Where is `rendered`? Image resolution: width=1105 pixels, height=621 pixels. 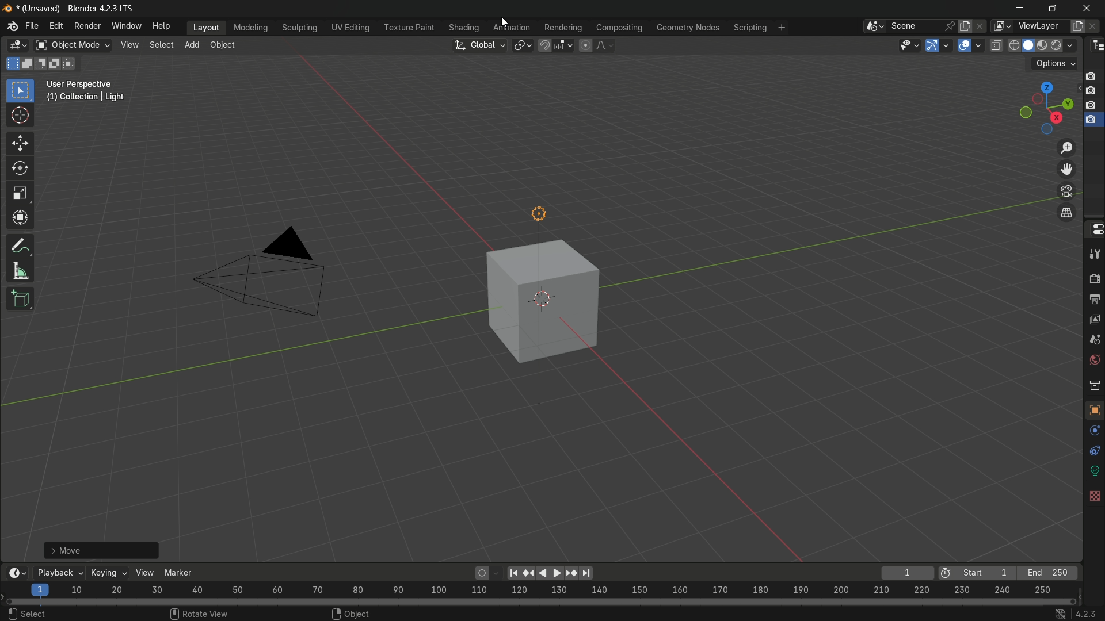 rendered is located at coordinates (1065, 45).